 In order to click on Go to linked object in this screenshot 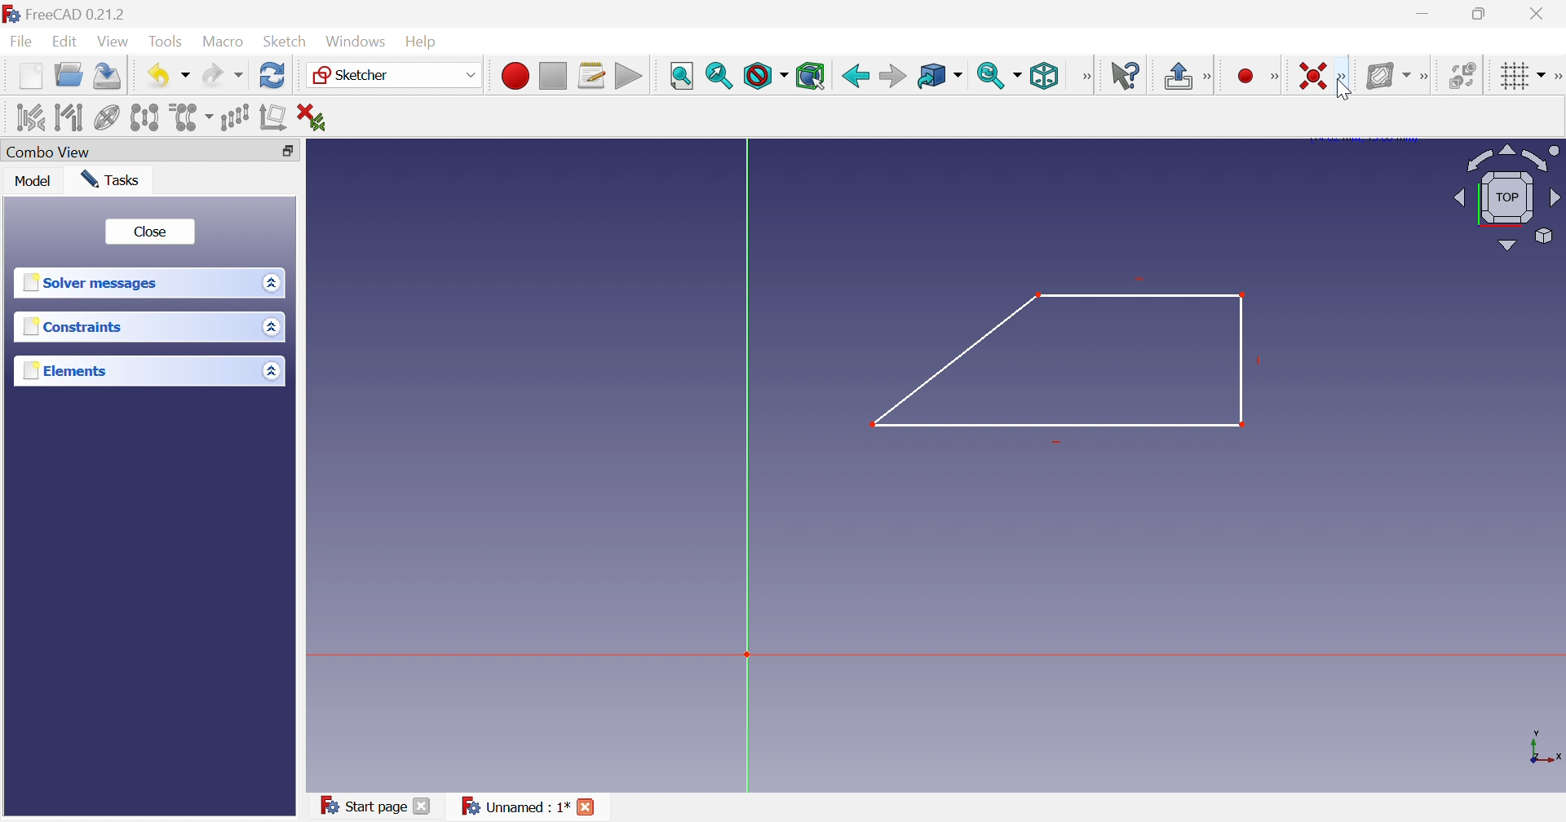, I will do `click(931, 74)`.